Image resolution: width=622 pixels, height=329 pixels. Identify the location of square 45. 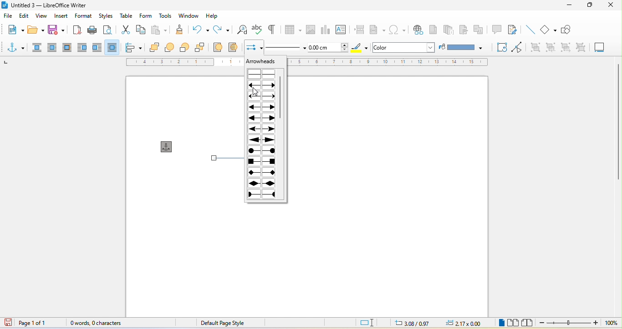
(263, 172).